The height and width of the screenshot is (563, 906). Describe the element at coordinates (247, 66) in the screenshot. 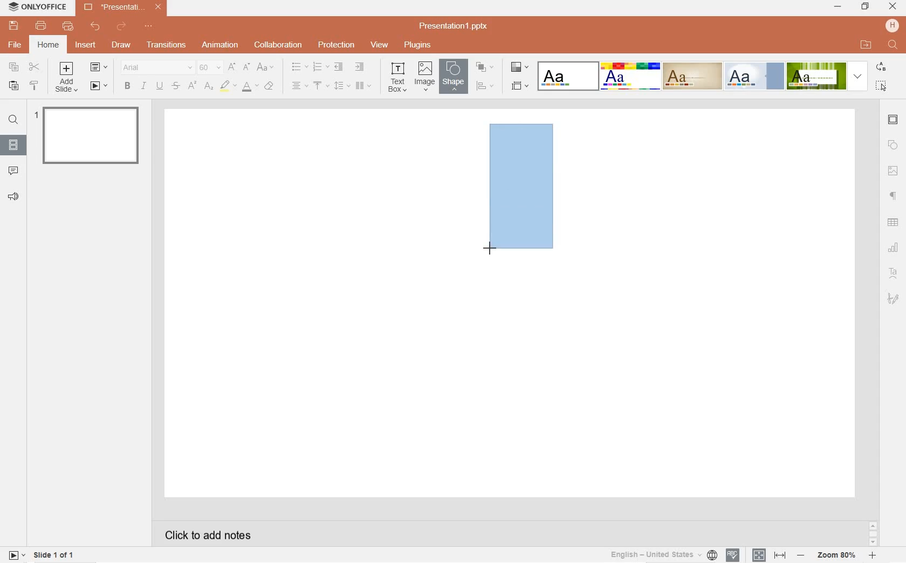

I see `decrement font size` at that location.